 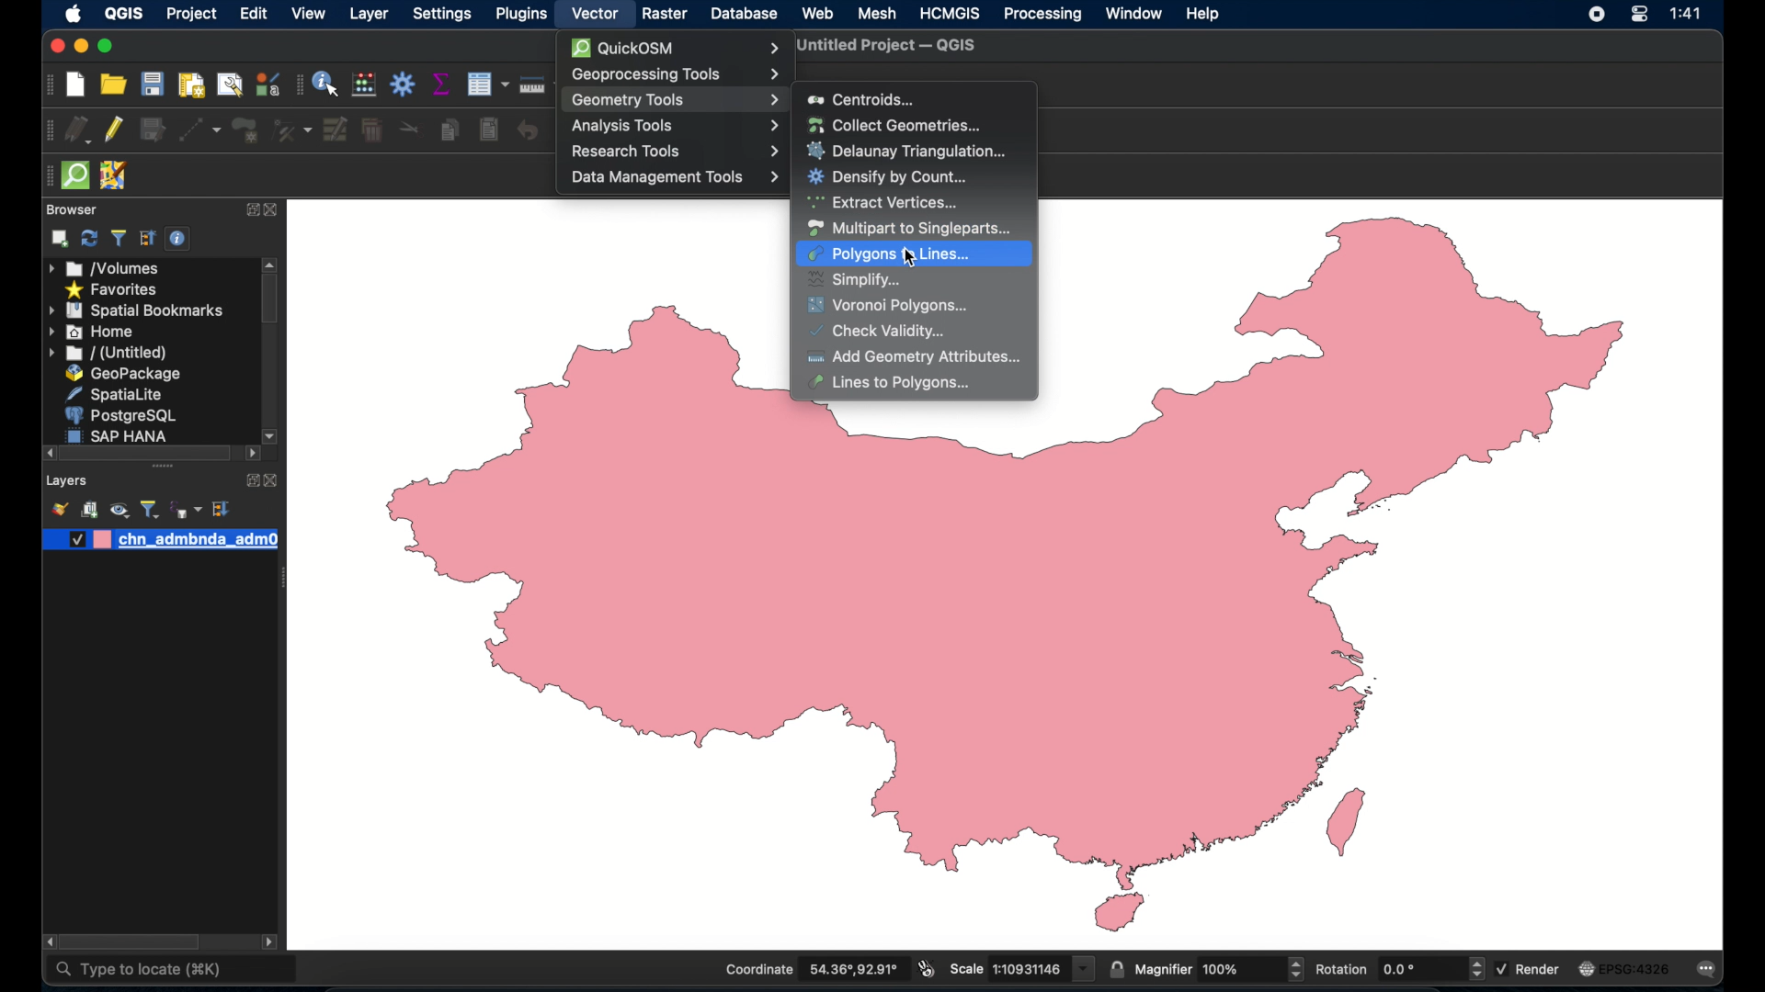 What do you see at coordinates (269, 302) in the screenshot?
I see `scroll box` at bounding box center [269, 302].